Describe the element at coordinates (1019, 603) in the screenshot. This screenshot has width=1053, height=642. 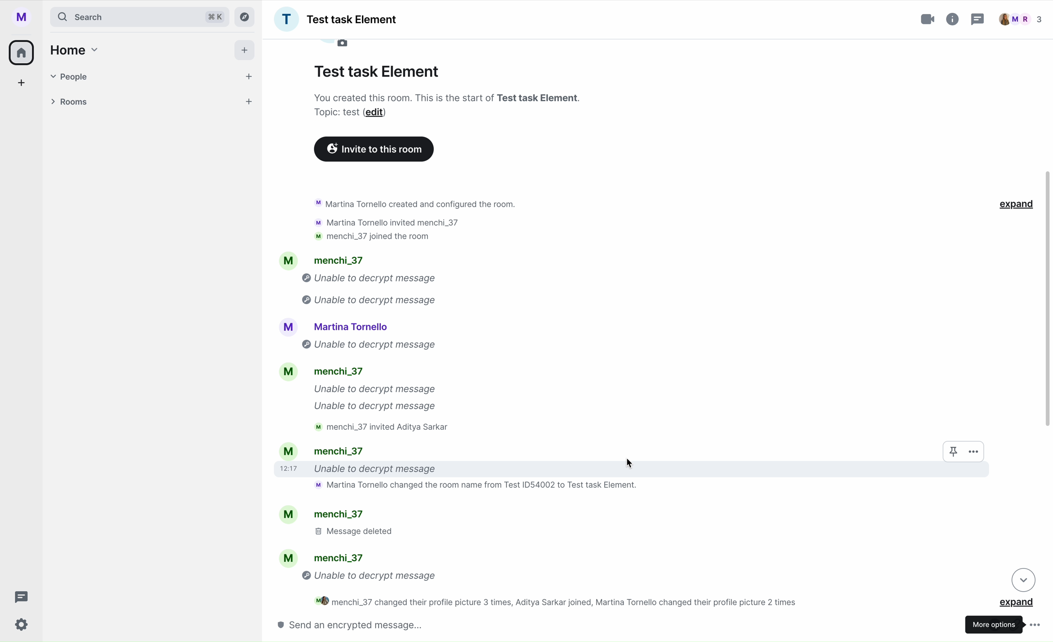
I see `expand` at that location.